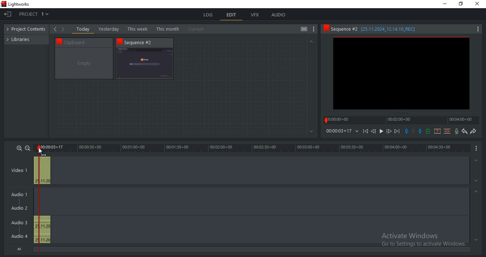  I want to click on Today, yesterday, This week, This month, Current, so click(142, 29).